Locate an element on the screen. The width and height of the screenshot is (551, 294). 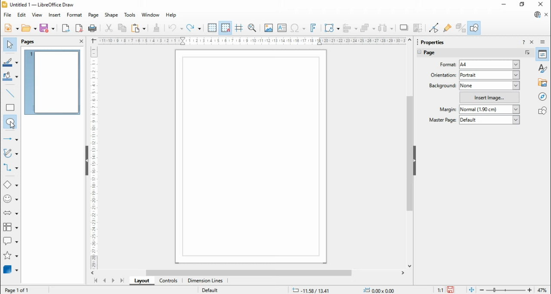
display grid is located at coordinates (212, 28).